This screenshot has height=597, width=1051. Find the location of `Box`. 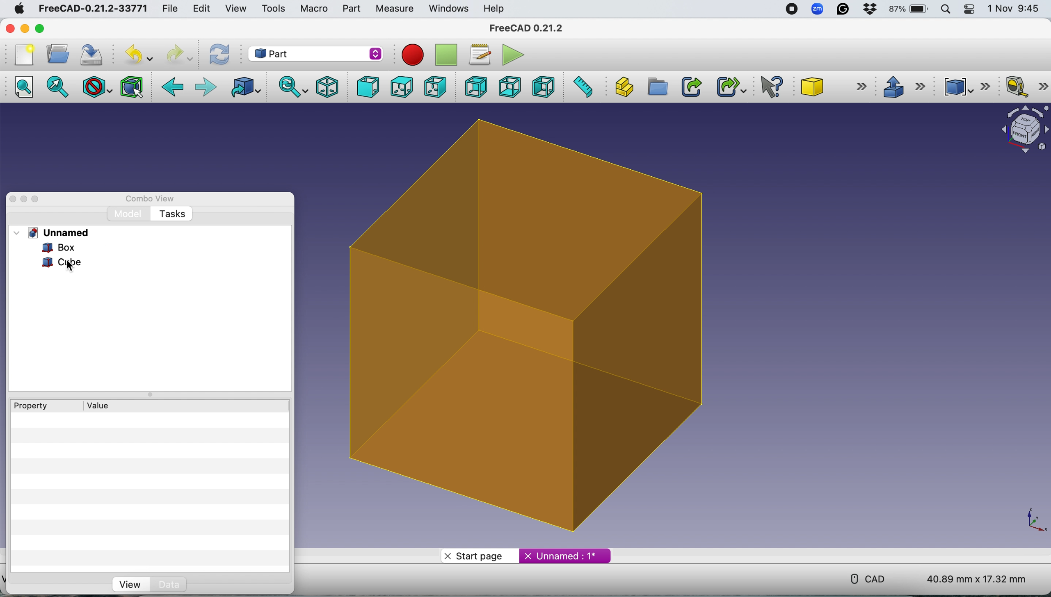

Box is located at coordinates (537, 328).